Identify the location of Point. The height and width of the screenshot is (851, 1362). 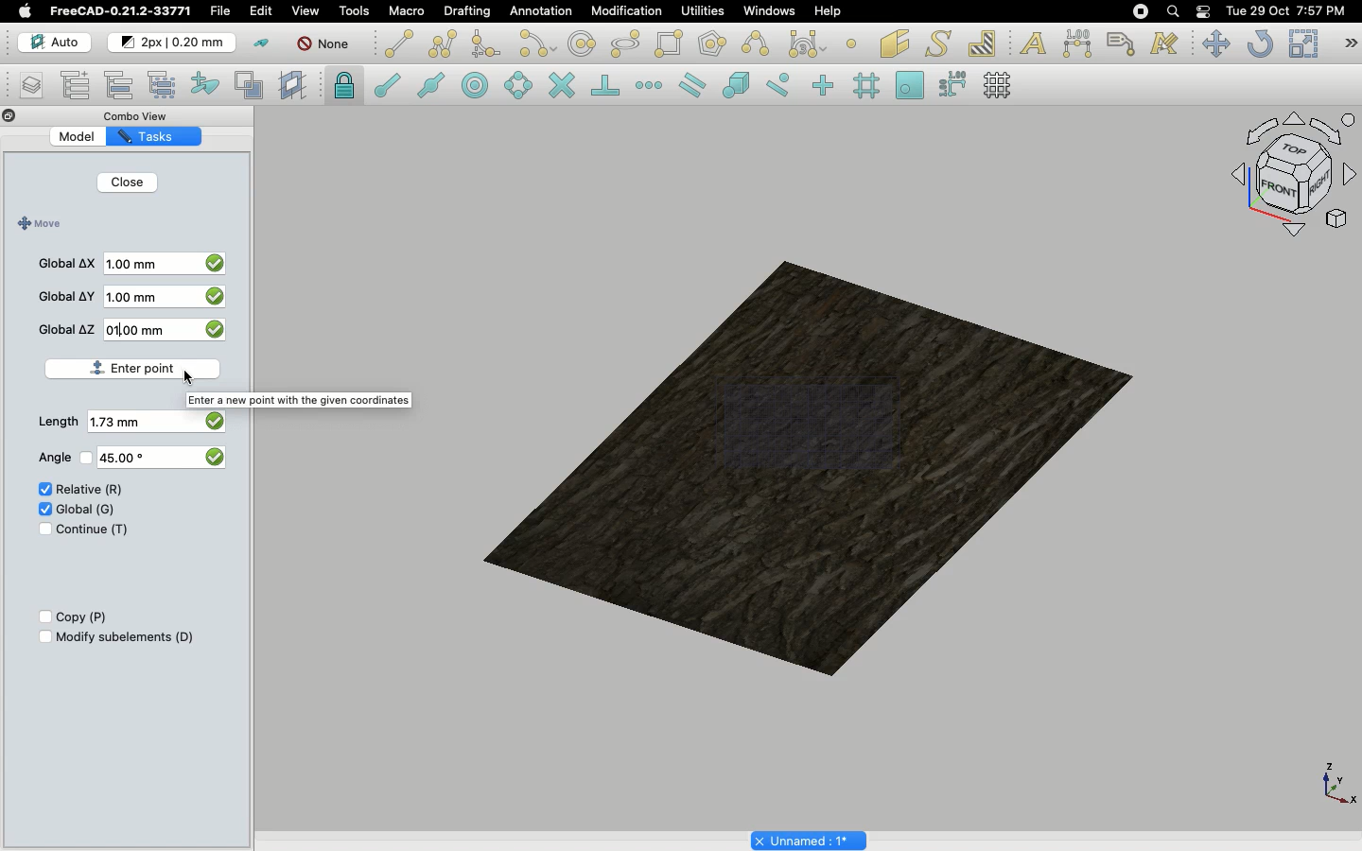
(851, 42).